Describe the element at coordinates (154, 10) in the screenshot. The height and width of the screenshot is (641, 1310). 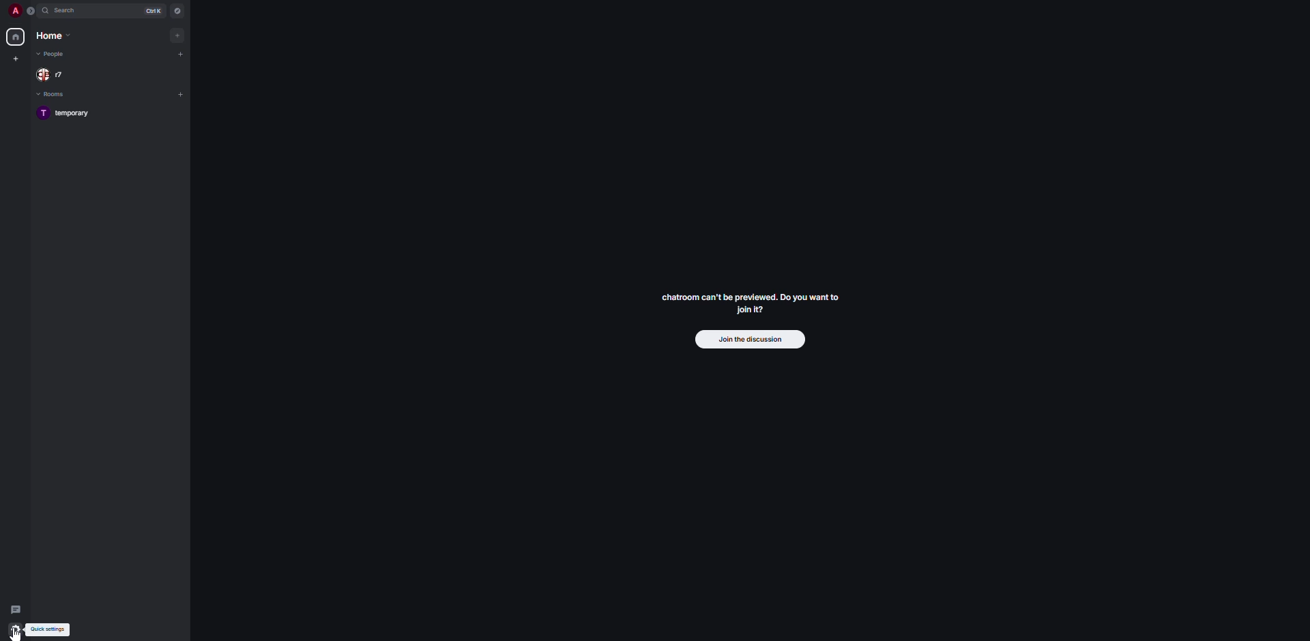
I see `ctrl K` at that location.